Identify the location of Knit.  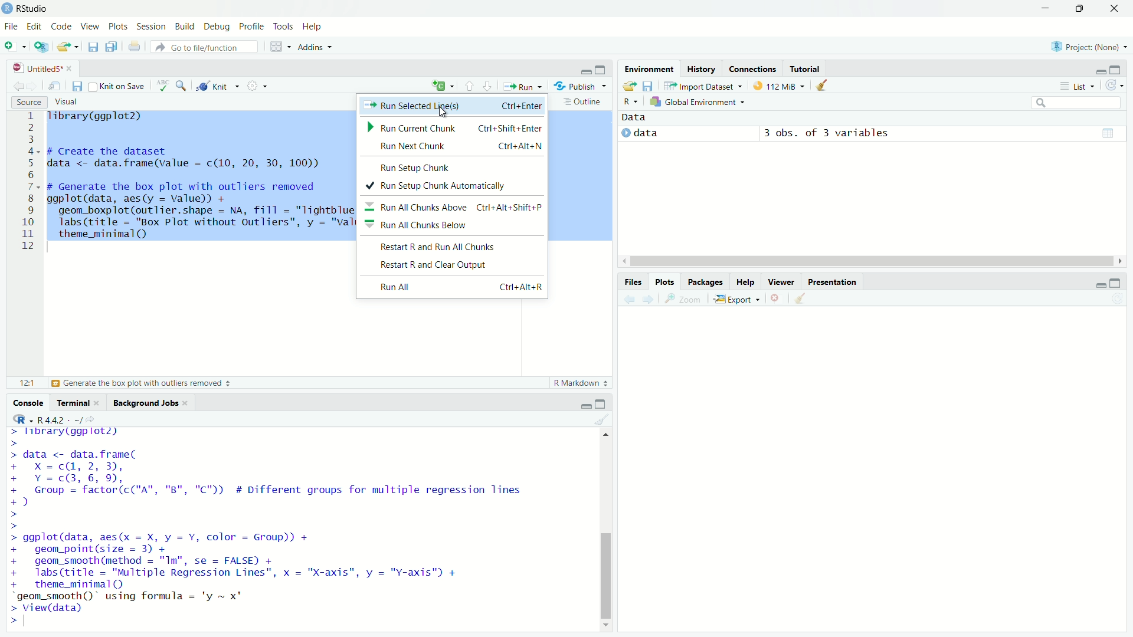
(212, 87).